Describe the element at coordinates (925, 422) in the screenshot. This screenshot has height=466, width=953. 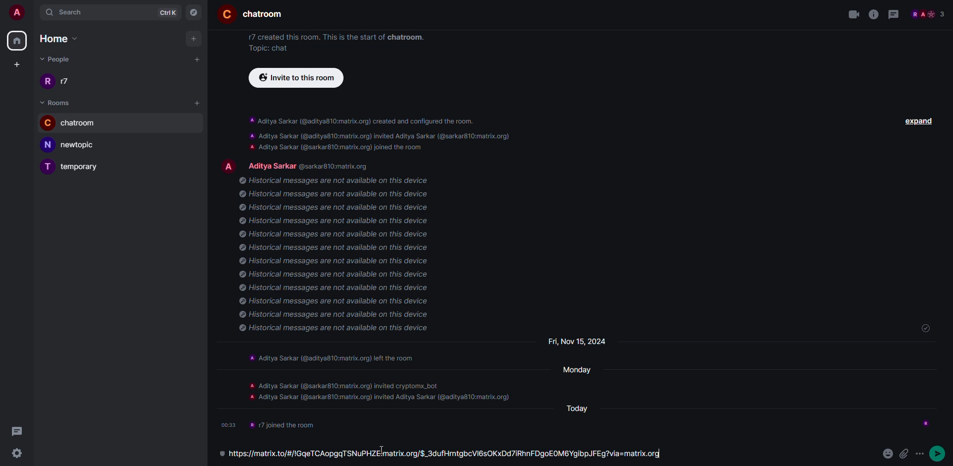
I see `seen` at that location.